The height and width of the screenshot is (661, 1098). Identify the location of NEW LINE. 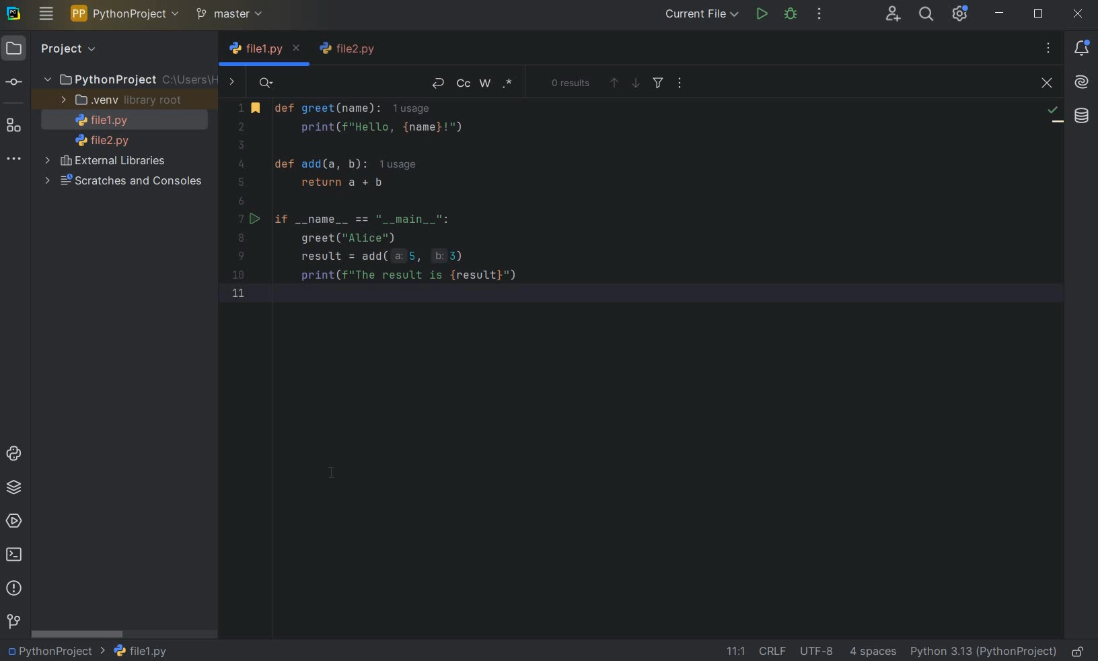
(437, 83).